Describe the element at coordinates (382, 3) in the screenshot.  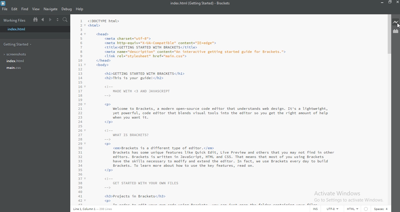
I see `minimise` at that location.